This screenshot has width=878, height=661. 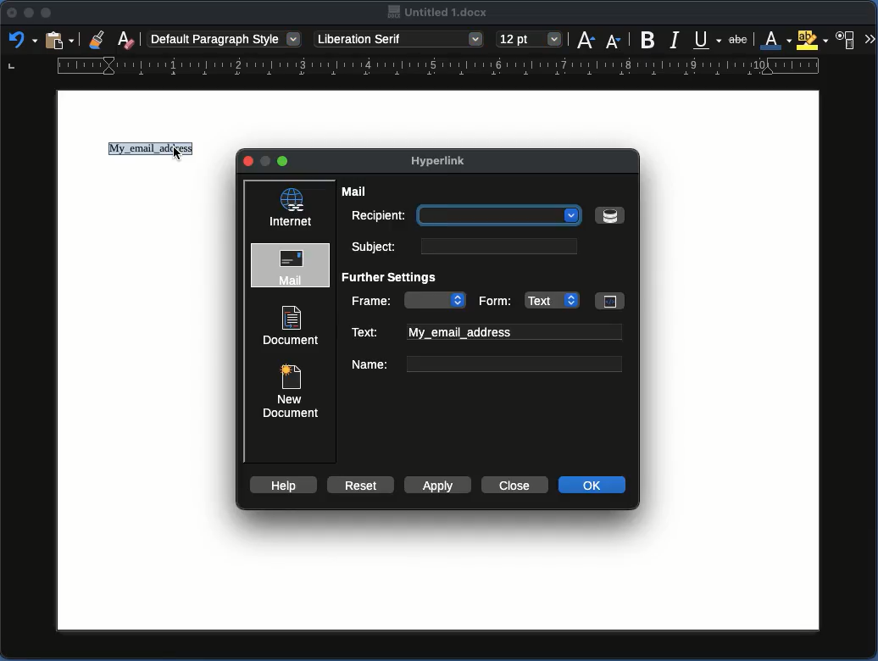 What do you see at coordinates (609, 215) in the screenshot?
I see `Symbol` at bounding box center [609, 215].